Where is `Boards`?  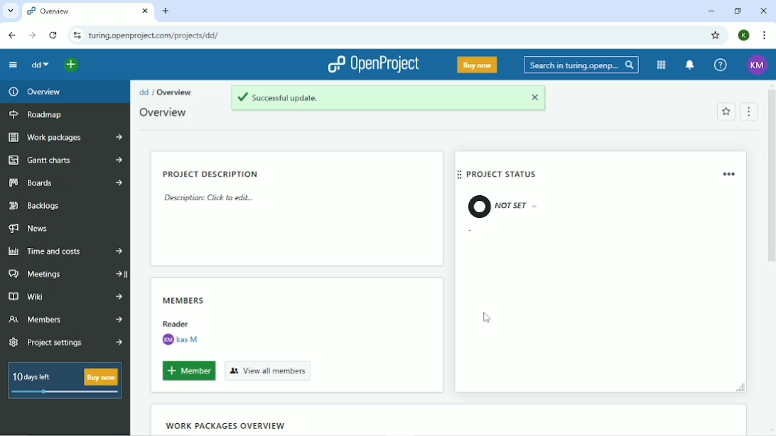
Boards is located at coordinates (66, 183).